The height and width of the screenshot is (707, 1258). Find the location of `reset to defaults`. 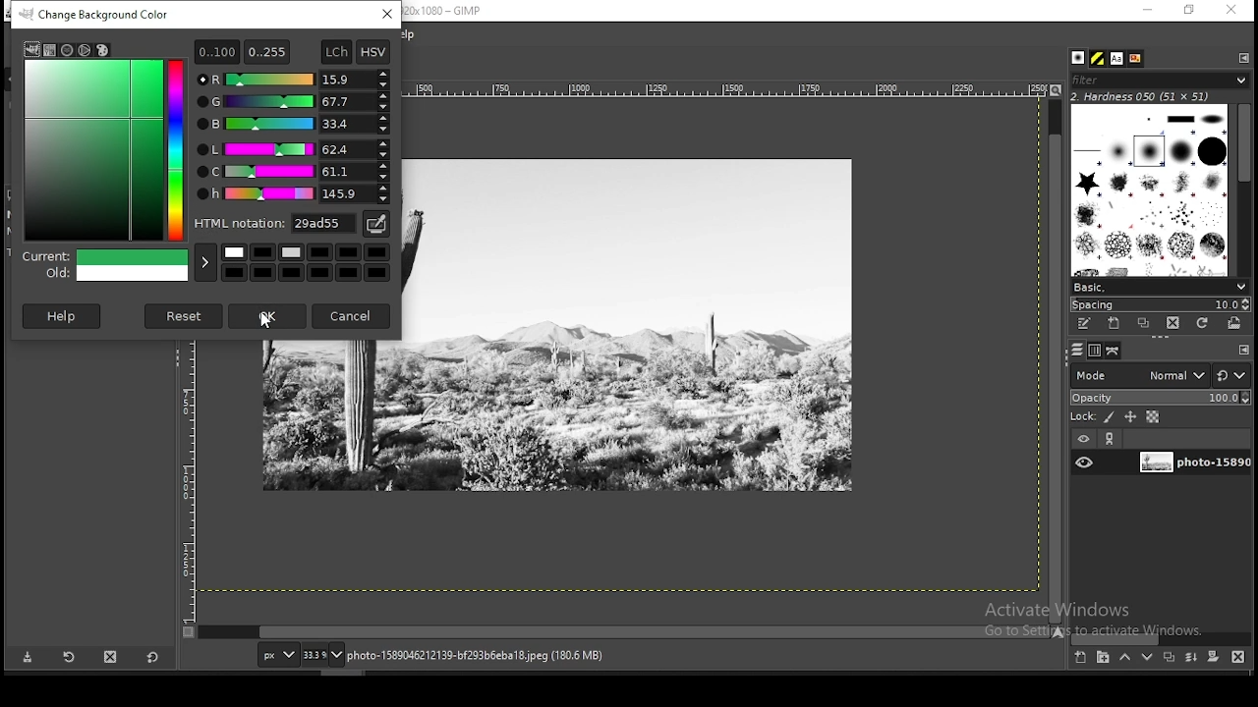

reset to defaults is located at coordinates (151, 657).